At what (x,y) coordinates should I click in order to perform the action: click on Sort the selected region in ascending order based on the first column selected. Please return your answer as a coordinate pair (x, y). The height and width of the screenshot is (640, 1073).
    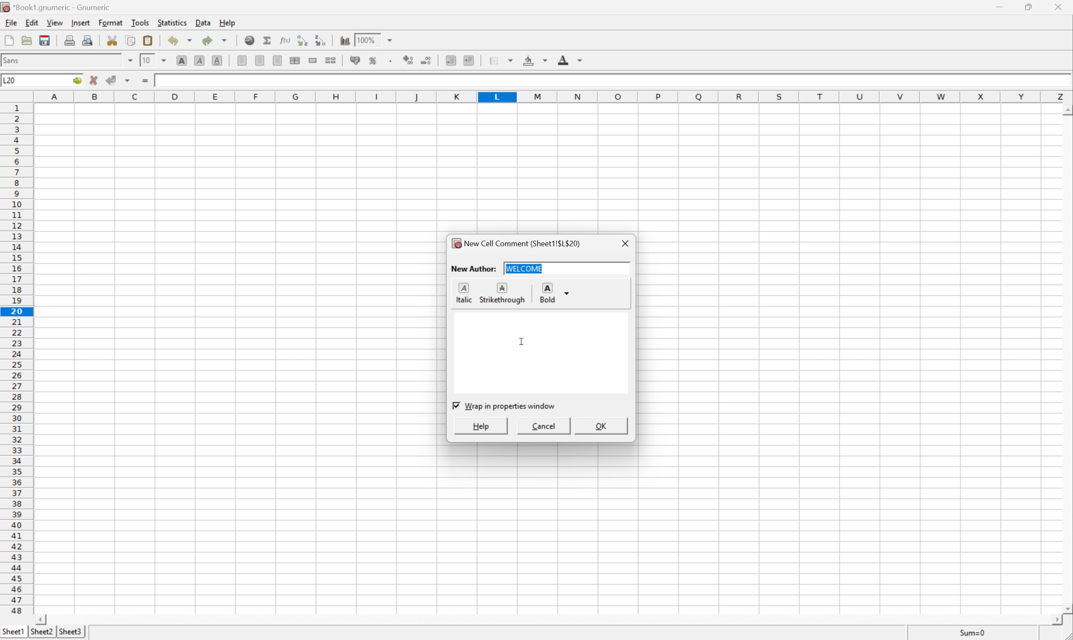
    Looking at the image, I should click on (301, 39).